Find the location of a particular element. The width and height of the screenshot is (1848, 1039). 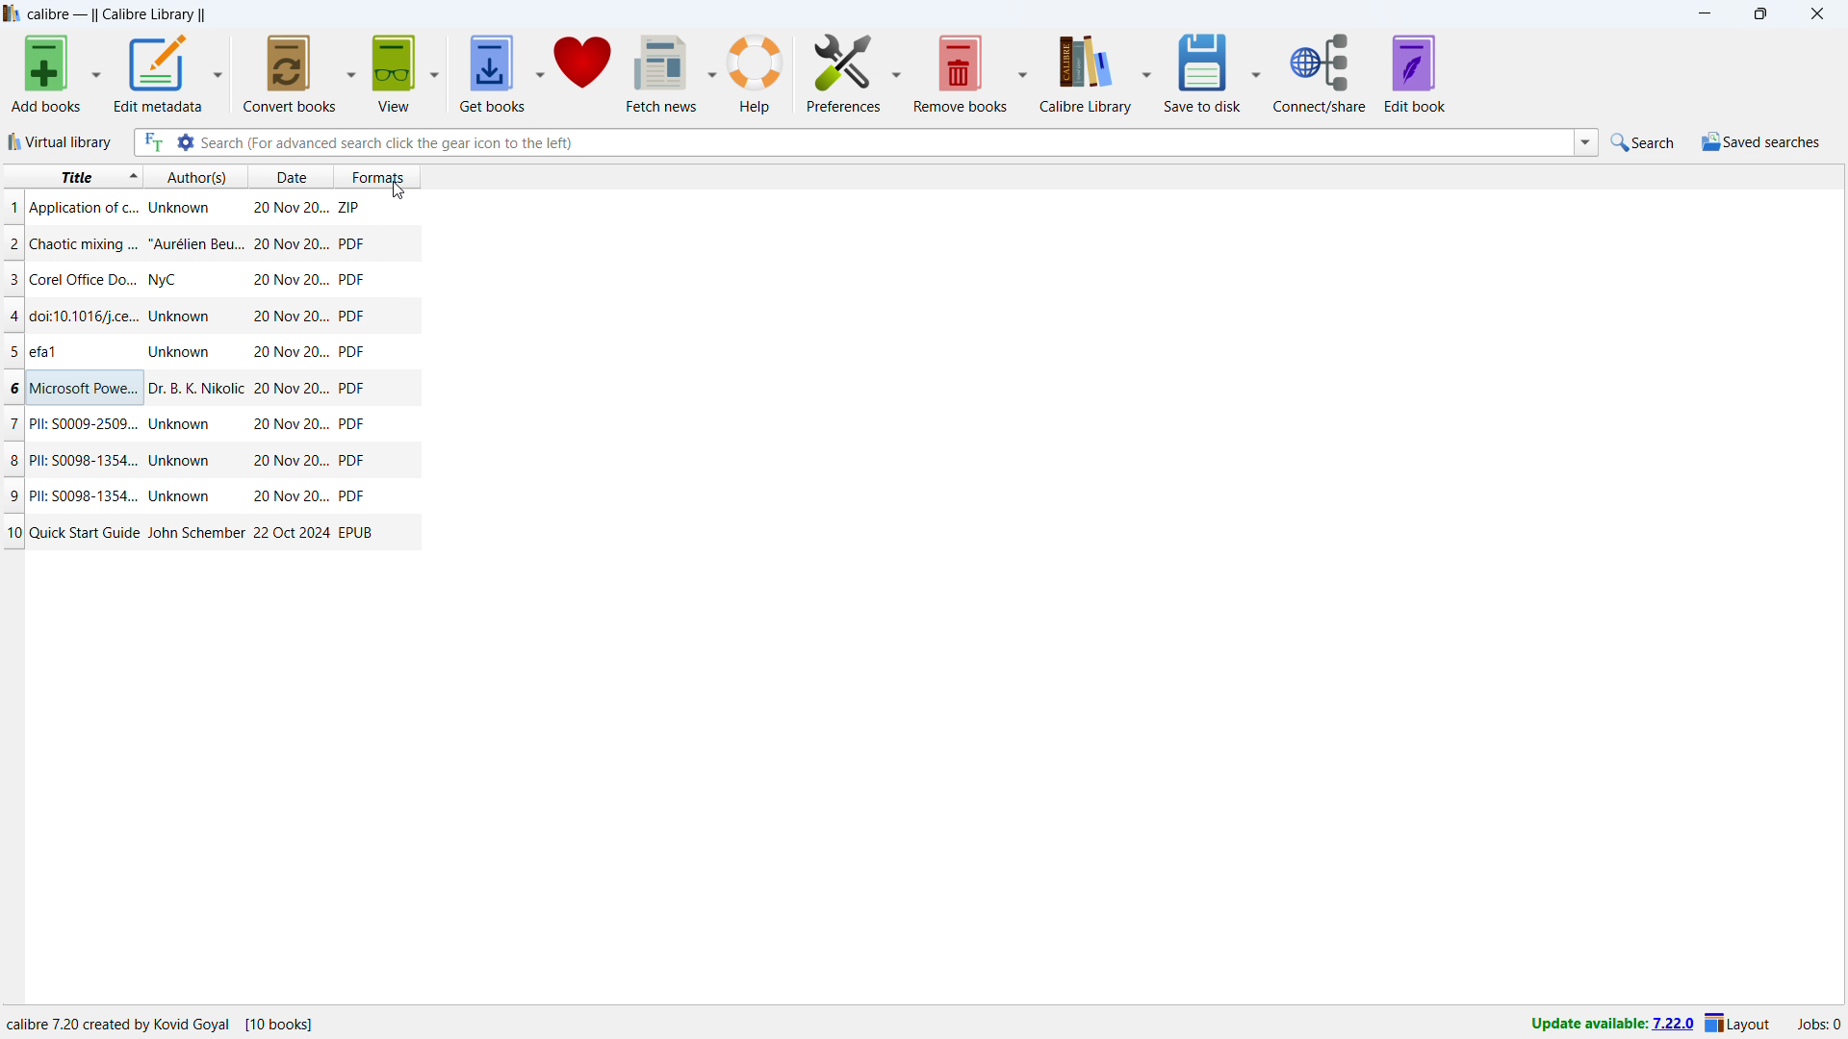

date is located at coordinates (292, 461).